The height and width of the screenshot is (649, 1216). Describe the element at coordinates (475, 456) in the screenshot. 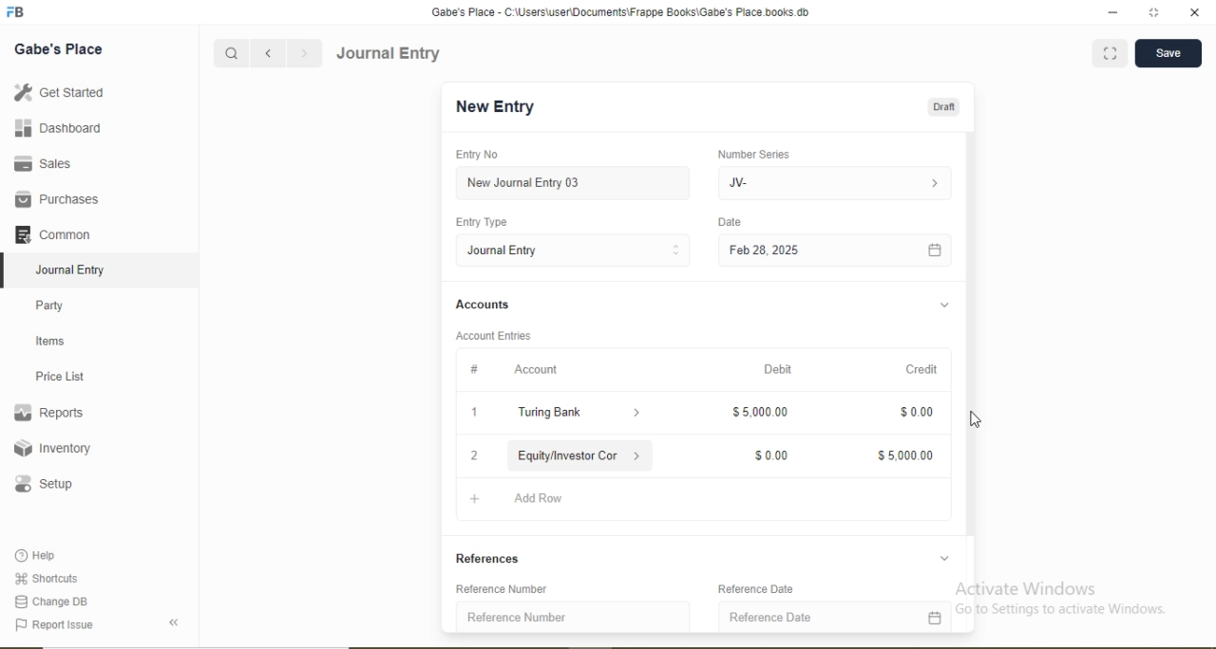

I see `2` at that location.